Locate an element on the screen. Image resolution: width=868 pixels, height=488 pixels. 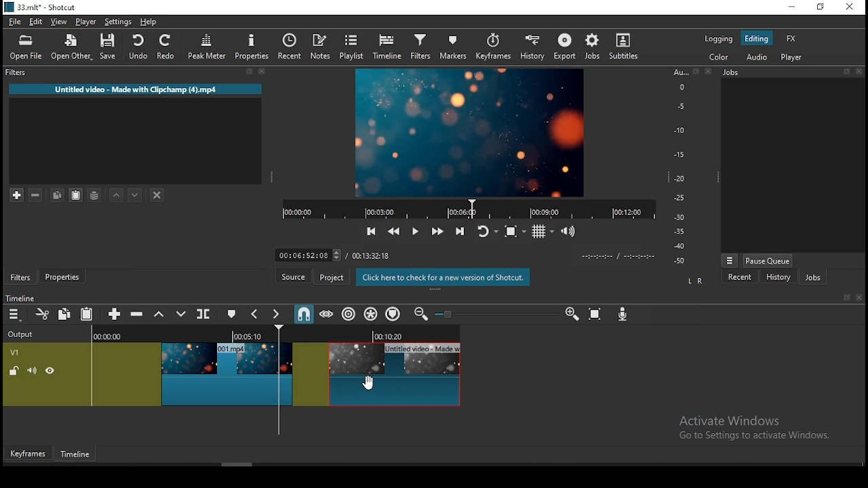
history is located at coordinates (530, 45).